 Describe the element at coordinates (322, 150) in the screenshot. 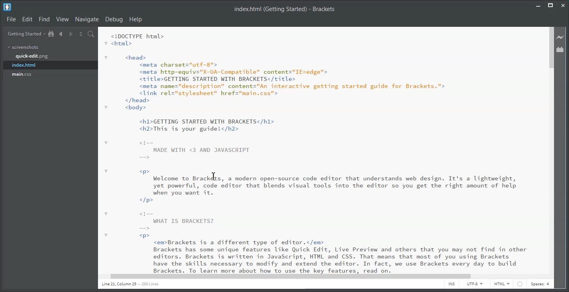

I see `code editor` at that location.